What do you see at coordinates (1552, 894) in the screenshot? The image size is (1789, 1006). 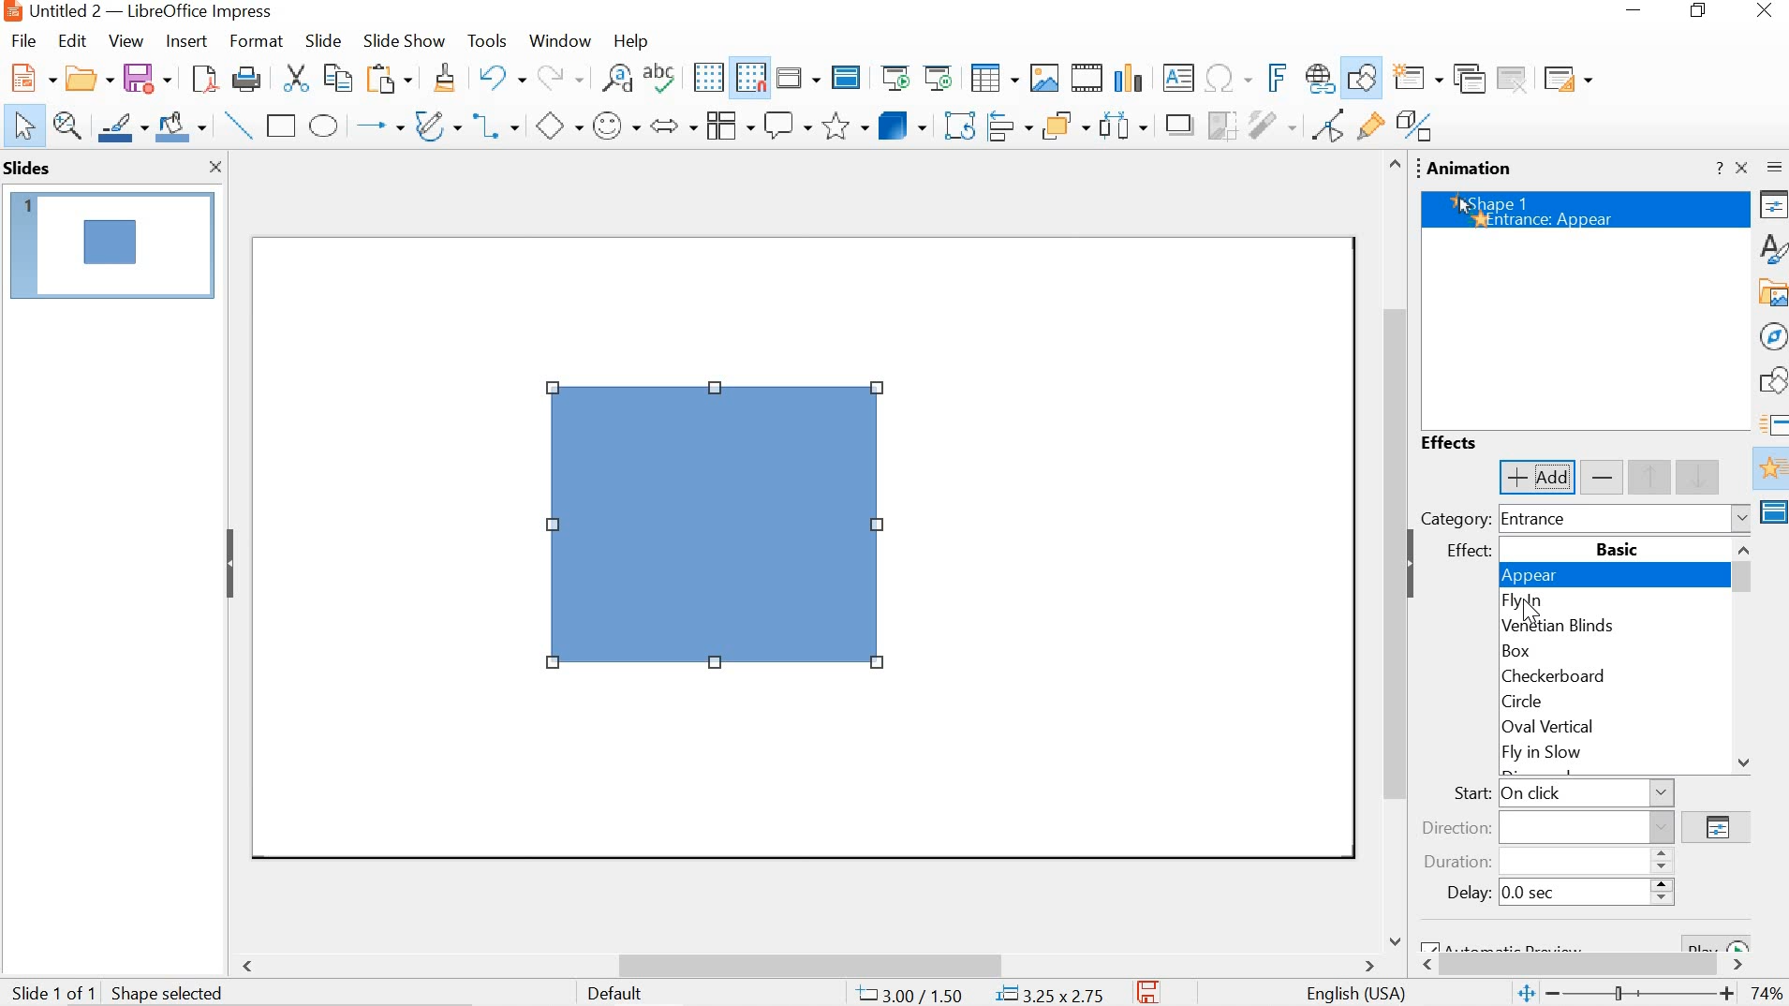 I see `delay` at bounding box center [1552, 894].